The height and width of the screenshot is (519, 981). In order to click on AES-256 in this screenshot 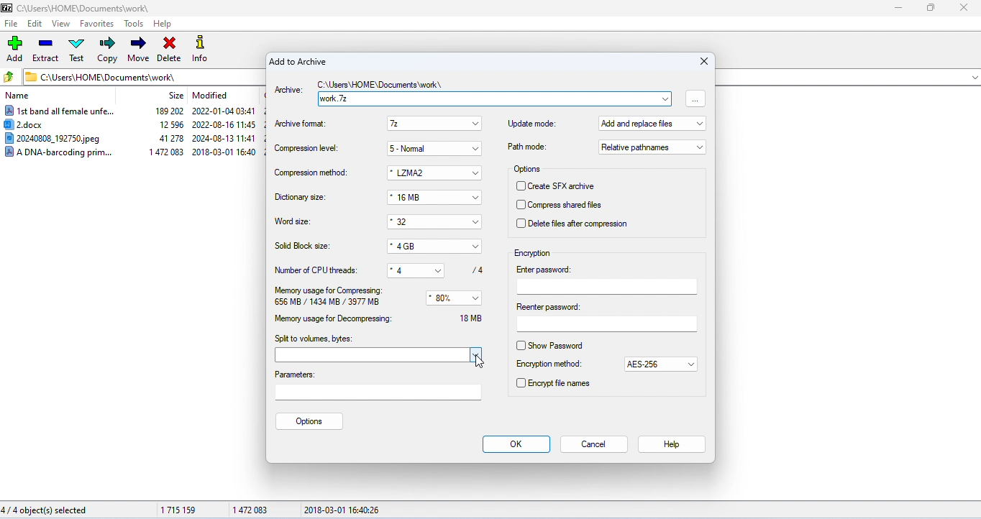, I will do `click(652, 365)`.